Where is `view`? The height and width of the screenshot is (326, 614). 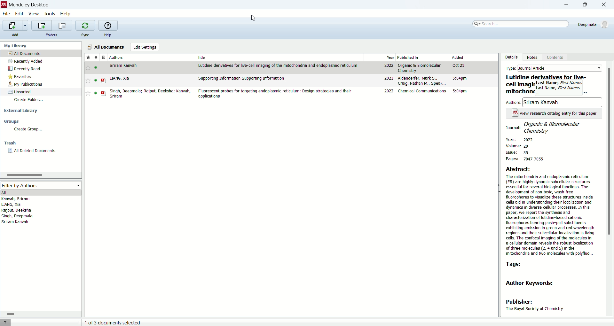 view is located at coordinates (34, 14).